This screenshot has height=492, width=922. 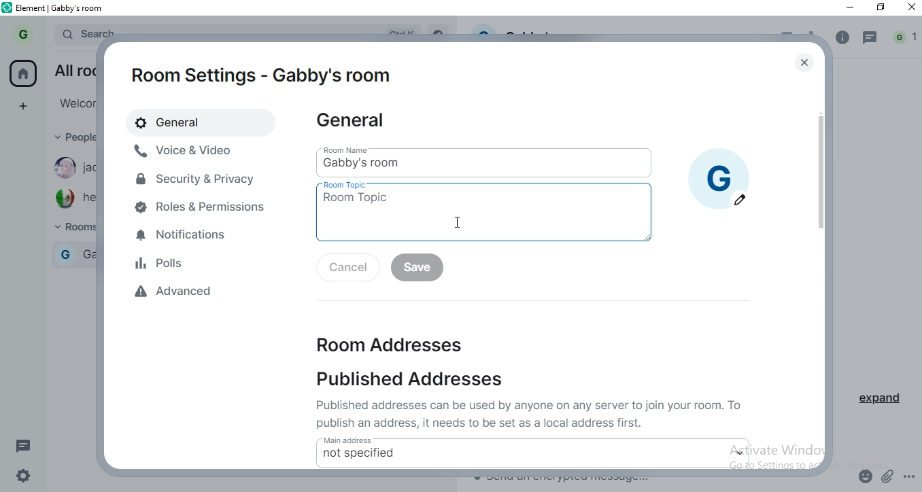 I want to click on profile picture, so click(x=719, y=169).